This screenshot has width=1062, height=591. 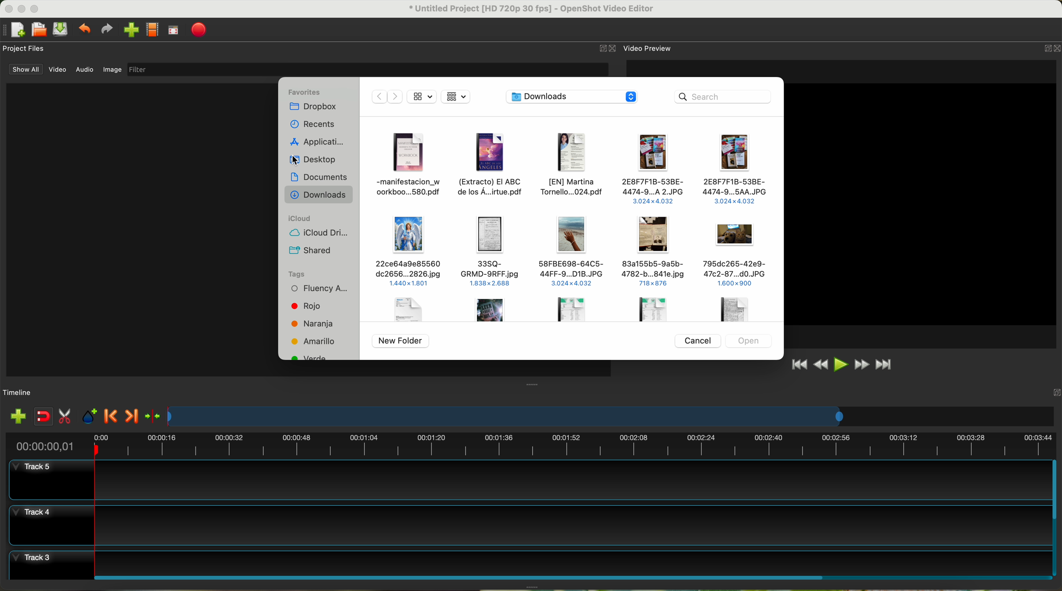 I want to click on file, so click(x=491, y=251).